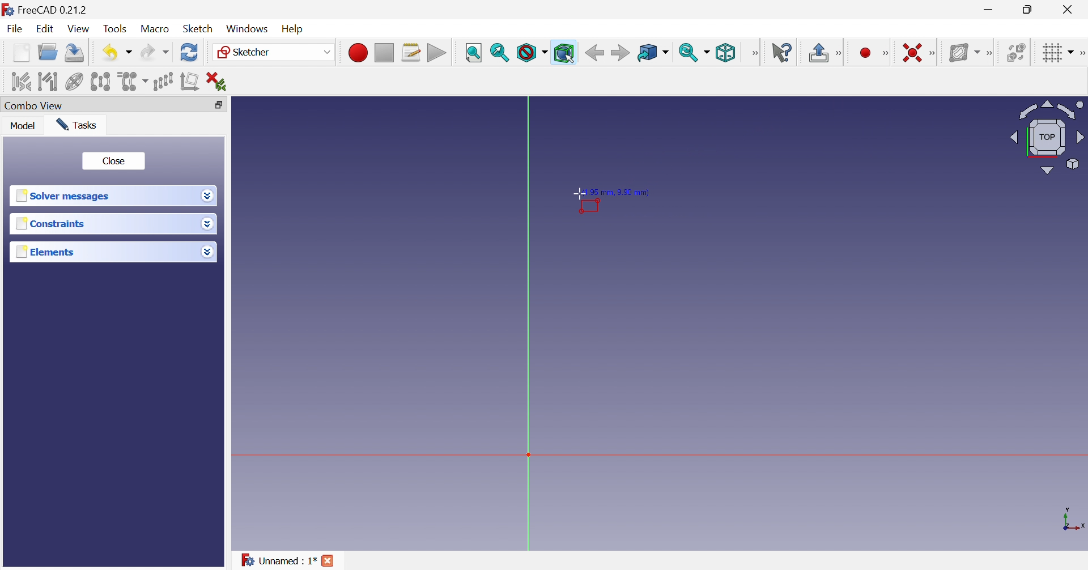  I want to click on Close, so click(328, 560).